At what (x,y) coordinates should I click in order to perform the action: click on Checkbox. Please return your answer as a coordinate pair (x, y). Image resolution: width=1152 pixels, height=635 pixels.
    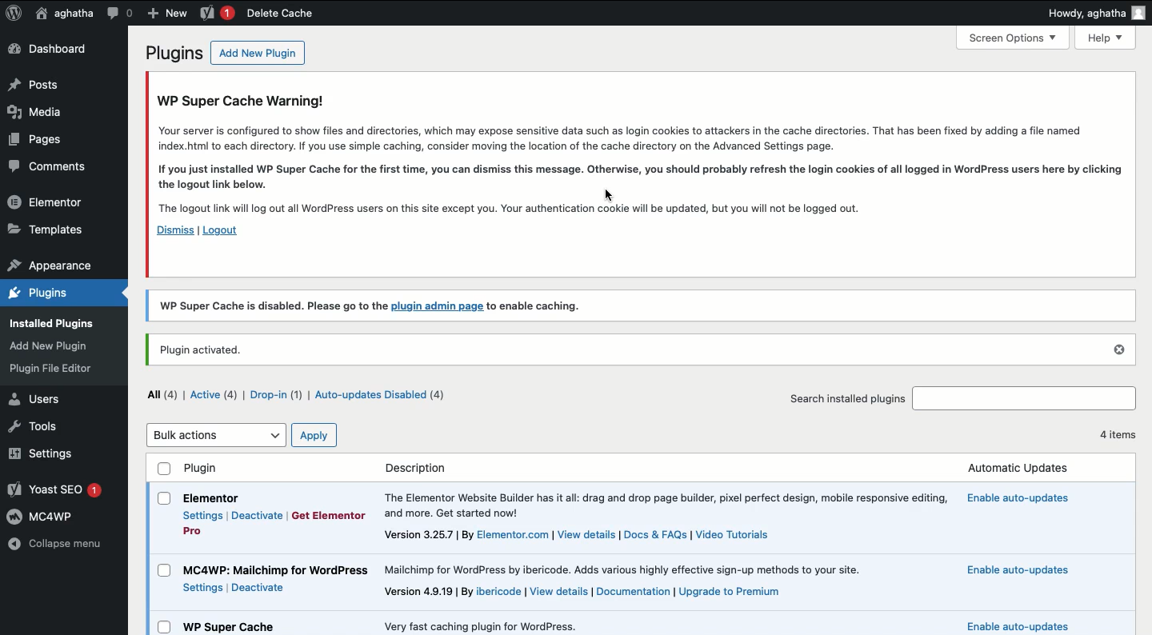
    Looking at the image, I should click on (165, 470).